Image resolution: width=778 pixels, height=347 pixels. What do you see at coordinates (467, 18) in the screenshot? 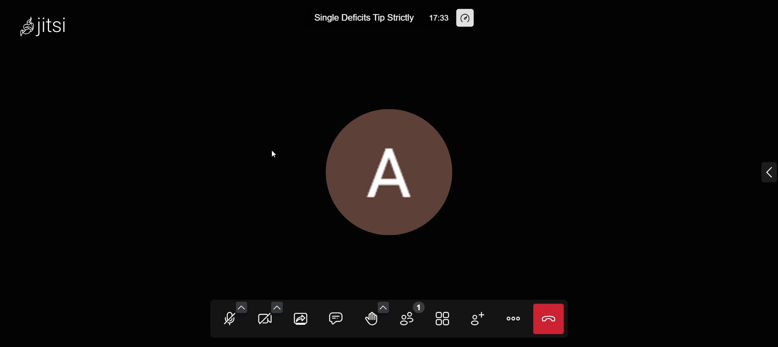
I see `Performance setting` at bounding box center [467, 18].